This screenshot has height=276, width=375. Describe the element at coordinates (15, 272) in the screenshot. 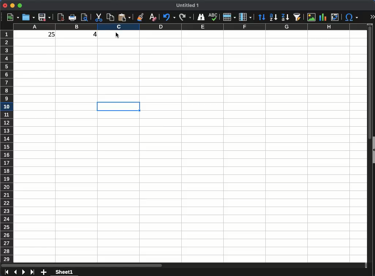

I see `previous sheet` at that location.